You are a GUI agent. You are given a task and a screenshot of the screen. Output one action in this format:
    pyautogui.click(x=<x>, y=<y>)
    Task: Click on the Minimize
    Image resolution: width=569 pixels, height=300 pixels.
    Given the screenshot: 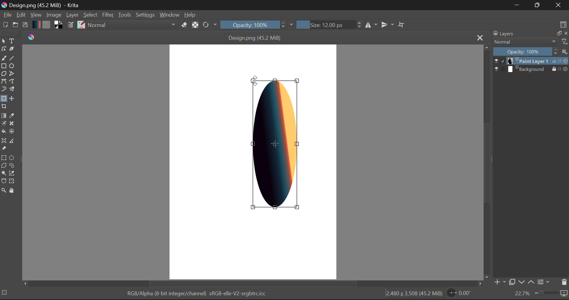 What is the action you would take?
    pyautogui.click(x=538, y=5)
    